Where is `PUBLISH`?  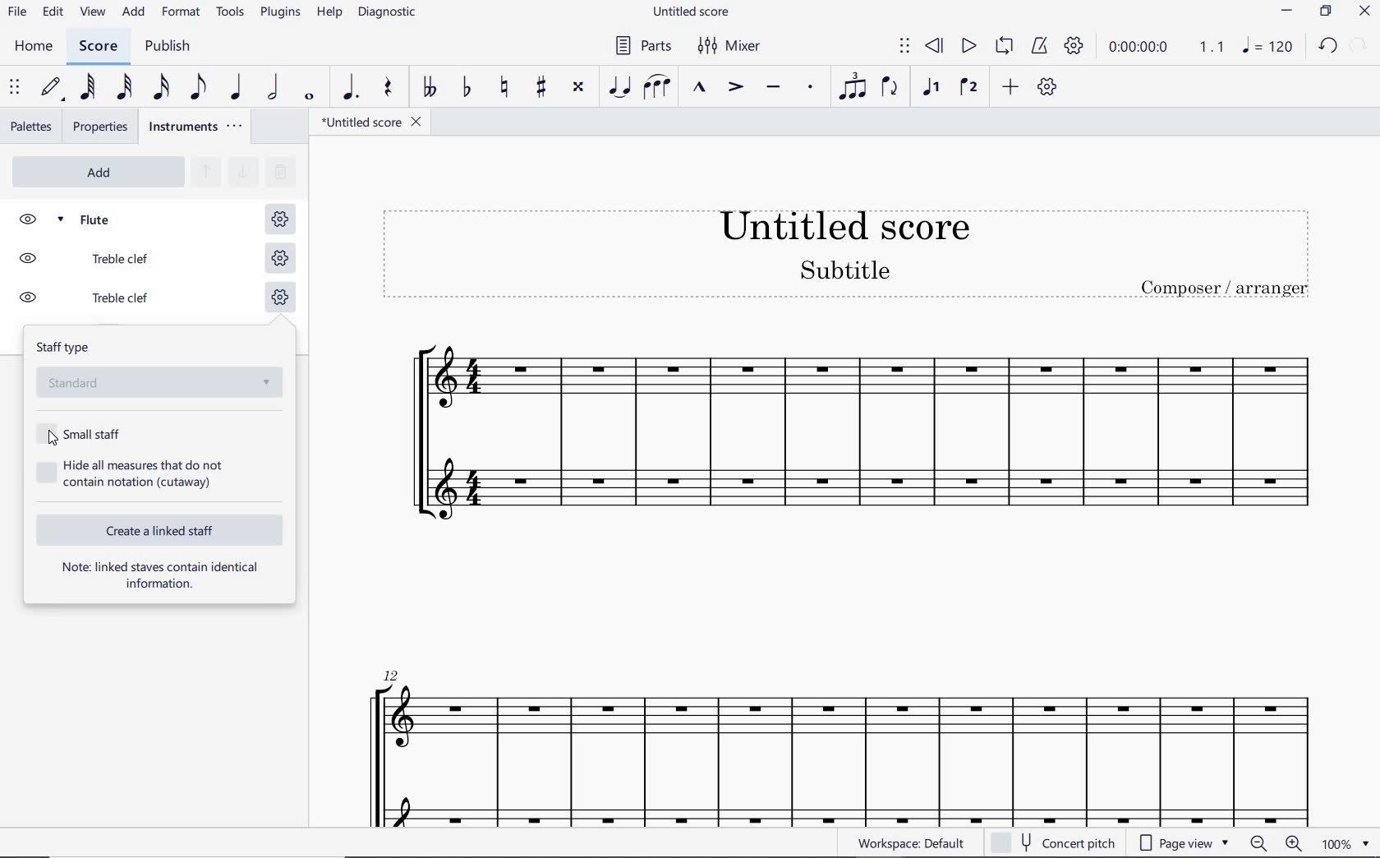
PUBLISH is located at coordinates (172, 48).